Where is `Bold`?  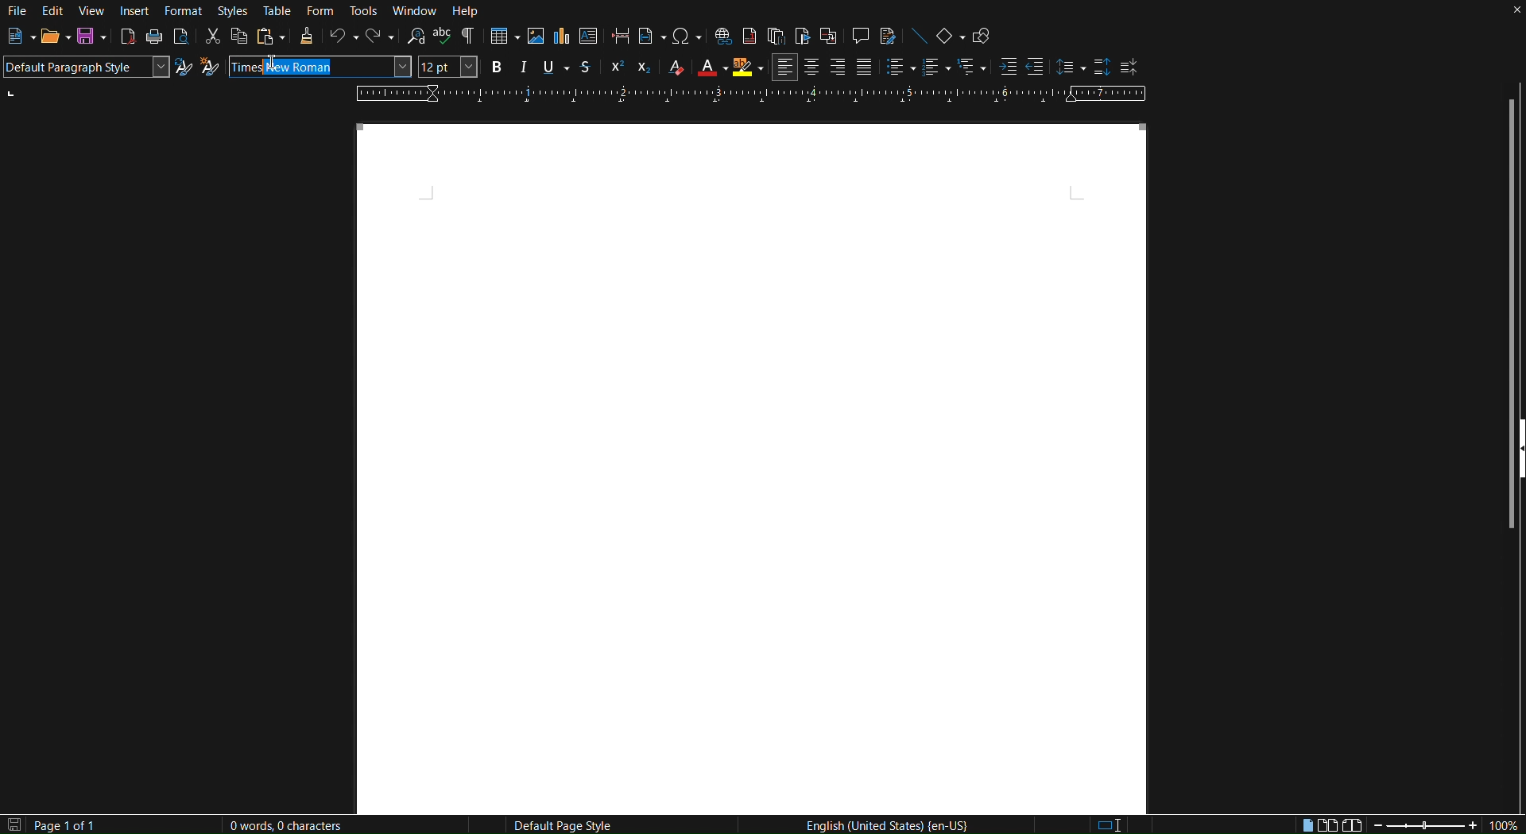
Bold is located at coordinates (495, 67).